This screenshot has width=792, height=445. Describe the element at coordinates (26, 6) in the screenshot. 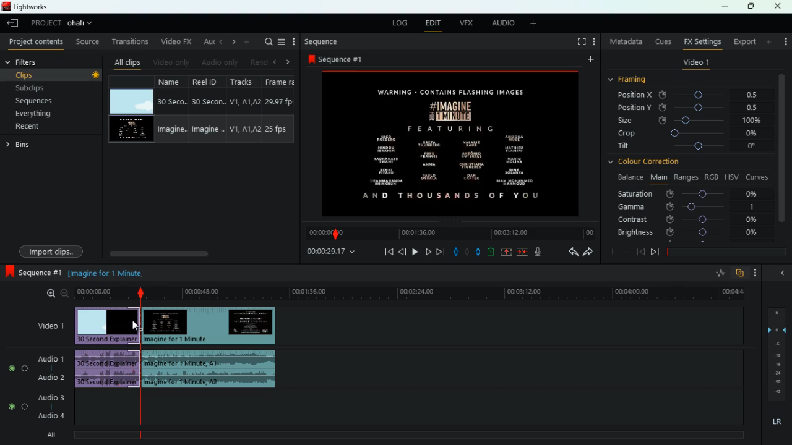

I see `lightworks` at that location.